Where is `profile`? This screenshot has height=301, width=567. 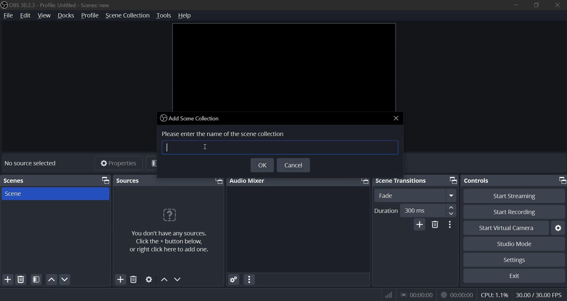
profile is located at coordinates (89, 16).